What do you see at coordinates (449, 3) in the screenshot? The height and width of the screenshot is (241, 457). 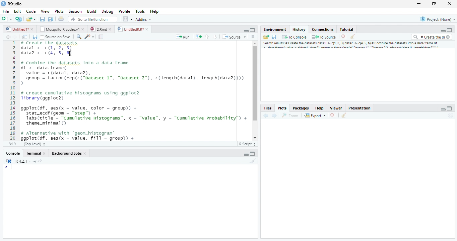 I see `Close` at bounding box center [449, 3].